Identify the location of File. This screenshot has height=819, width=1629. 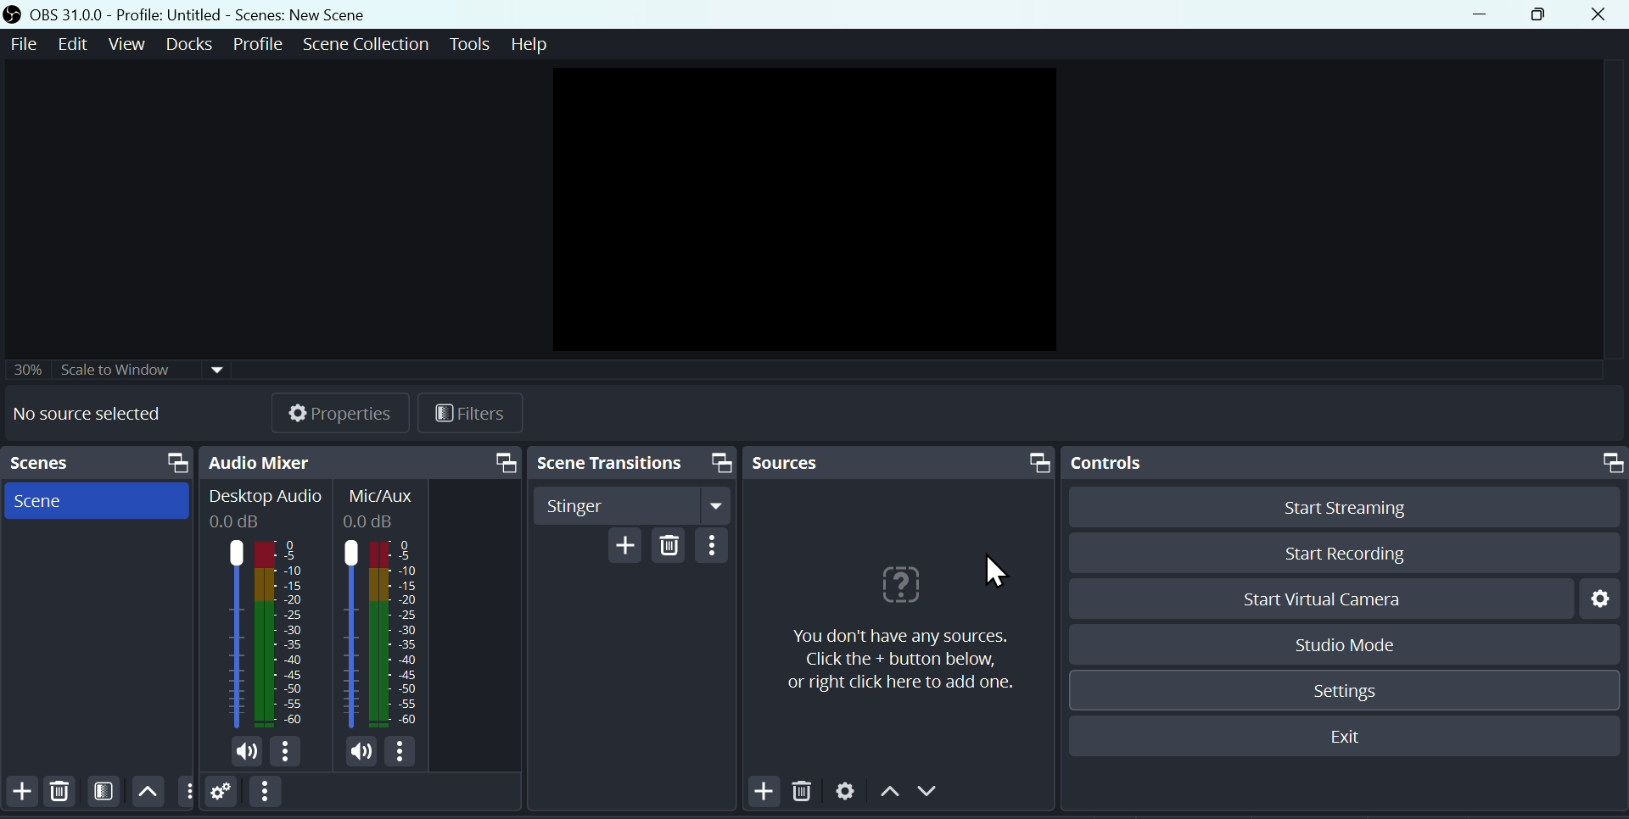
(23, 43).